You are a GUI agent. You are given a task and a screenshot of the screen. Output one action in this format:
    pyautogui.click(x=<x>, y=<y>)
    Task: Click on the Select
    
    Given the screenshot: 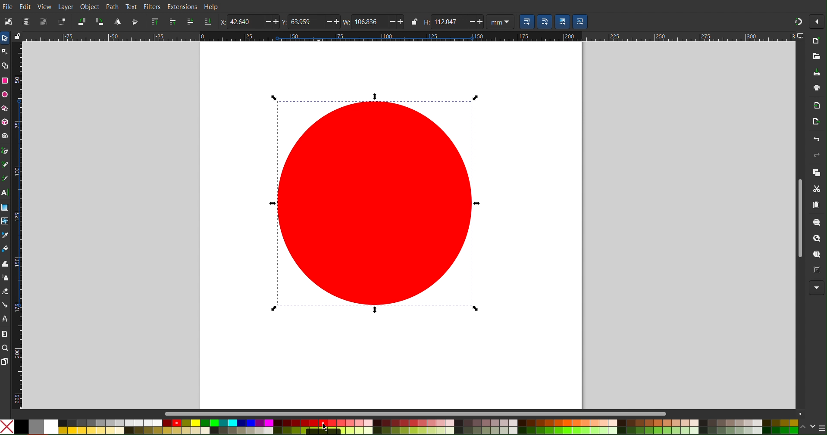 What is the action you would take?
    pyautogui.click(x=7, y=21)
    